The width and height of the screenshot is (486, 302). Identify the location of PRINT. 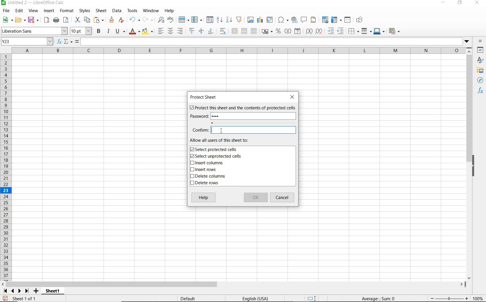
(56, 20).